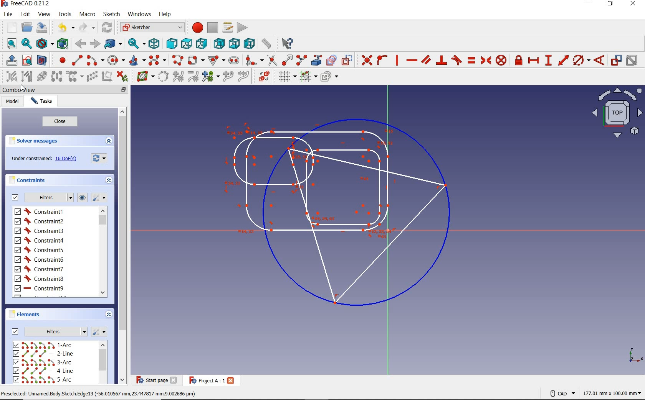 This screenshot has height=400, width=645. What do you see at coordinates (109, 180) in the screenshot?
I see `expand` at bounding box center [109, 180].